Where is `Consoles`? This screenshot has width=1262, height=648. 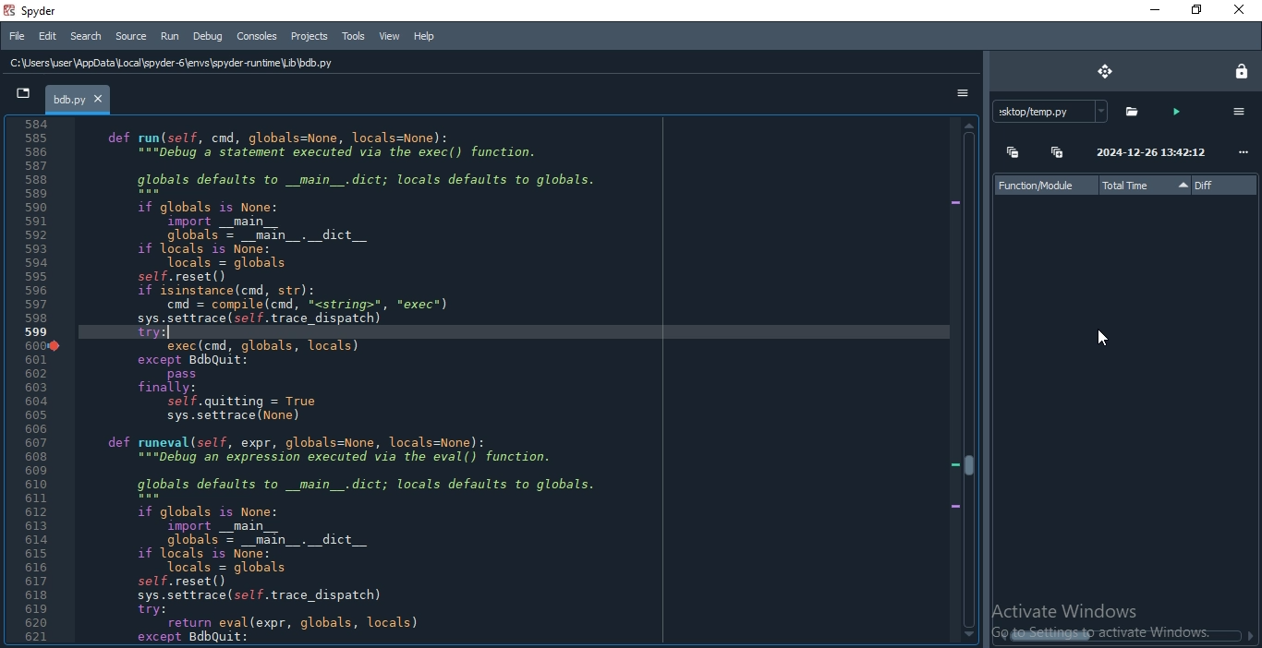 Consoles is located at coordinates (256, 36).